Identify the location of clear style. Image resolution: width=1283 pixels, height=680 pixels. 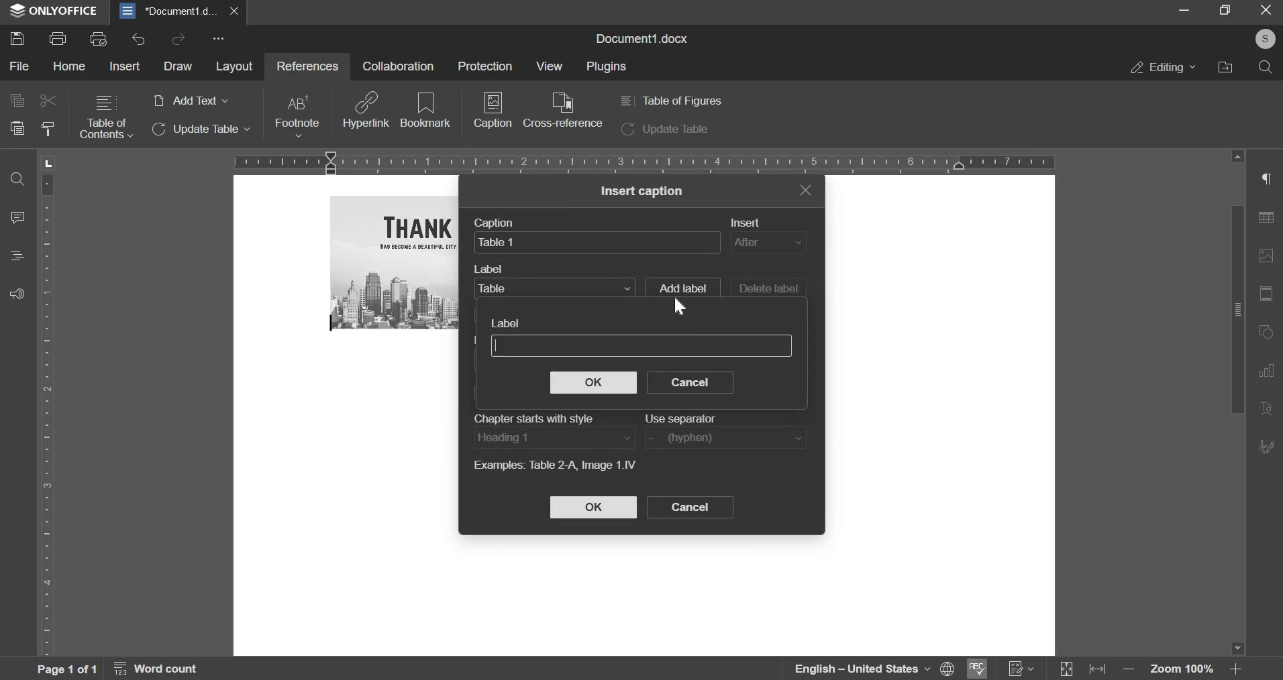
(48, 129).